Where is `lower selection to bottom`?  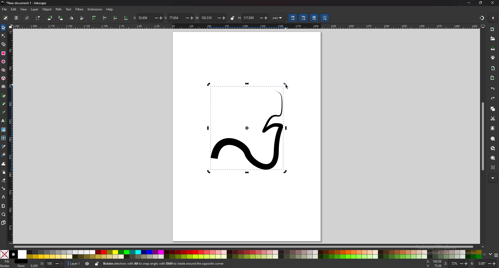 lower selection to bottom is located at coordinates (126, 18).